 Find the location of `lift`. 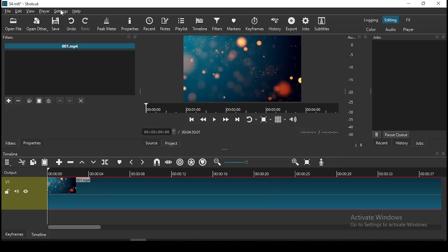

lift is located at coordinates (82, 162).